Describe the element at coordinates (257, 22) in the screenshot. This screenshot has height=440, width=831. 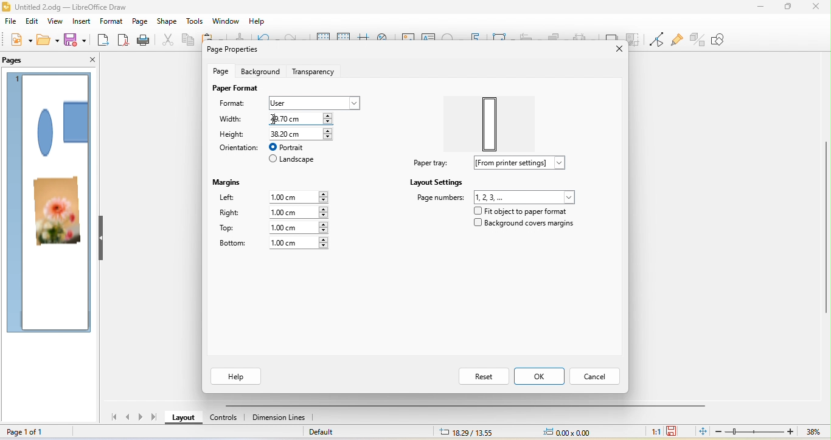
I see `help` at that location.